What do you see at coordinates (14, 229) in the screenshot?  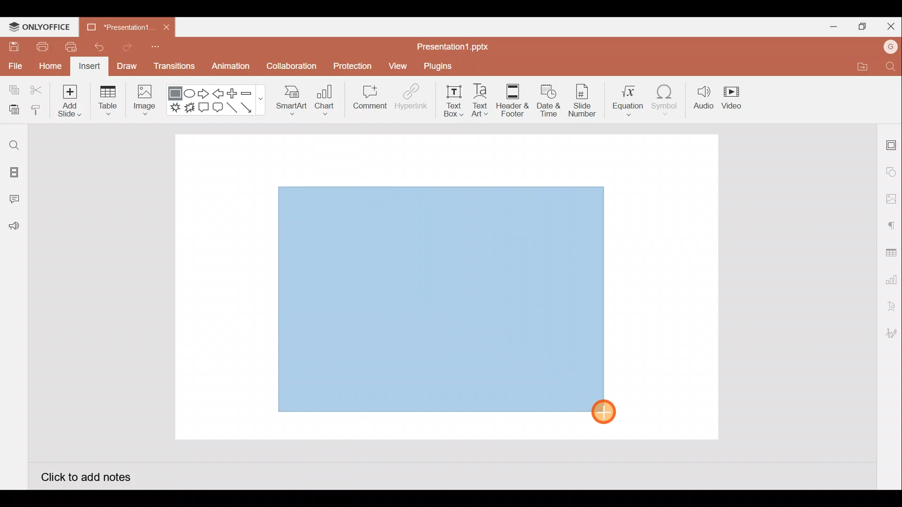 I see `Feedback and Support` at bounding box center [14, 229].